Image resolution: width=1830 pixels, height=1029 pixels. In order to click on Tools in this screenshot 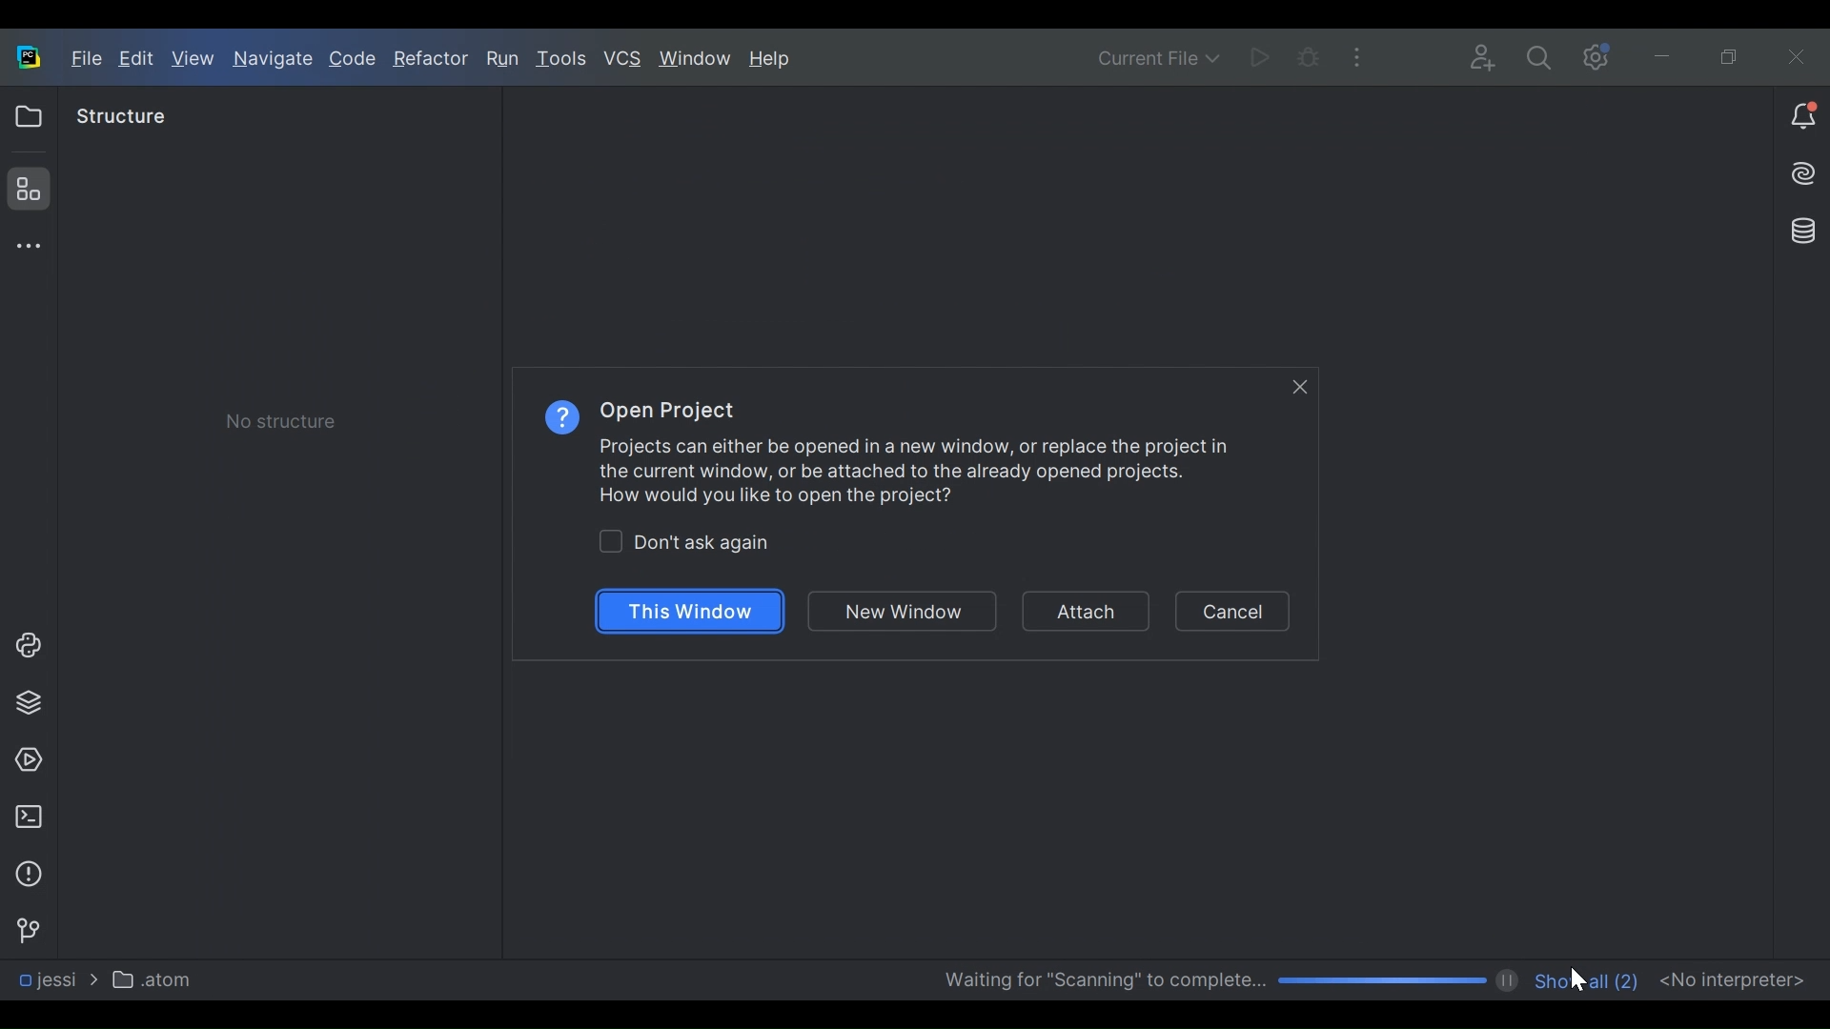, I will do `click(560, 57)`.